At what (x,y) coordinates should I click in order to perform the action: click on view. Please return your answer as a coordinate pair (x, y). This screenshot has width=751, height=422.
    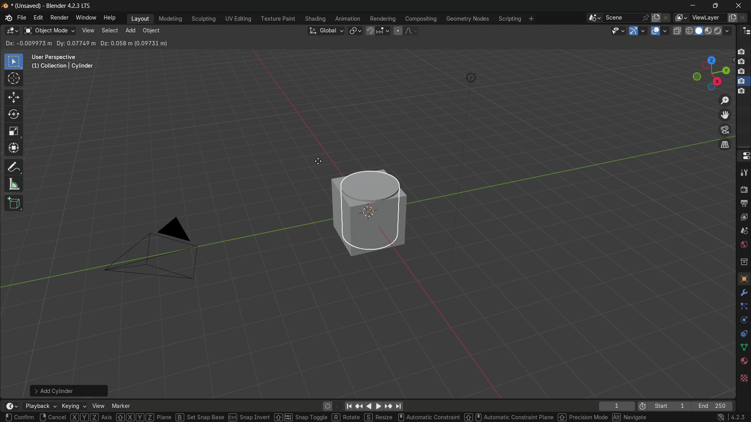
    Looking at the image, I should click on (88, 30).